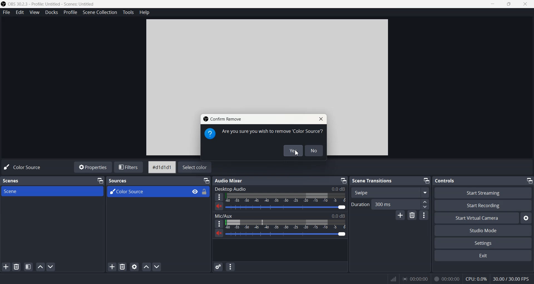 The width and height of the screenshot is (534, 284). I want to click on More, so click(219, 224).